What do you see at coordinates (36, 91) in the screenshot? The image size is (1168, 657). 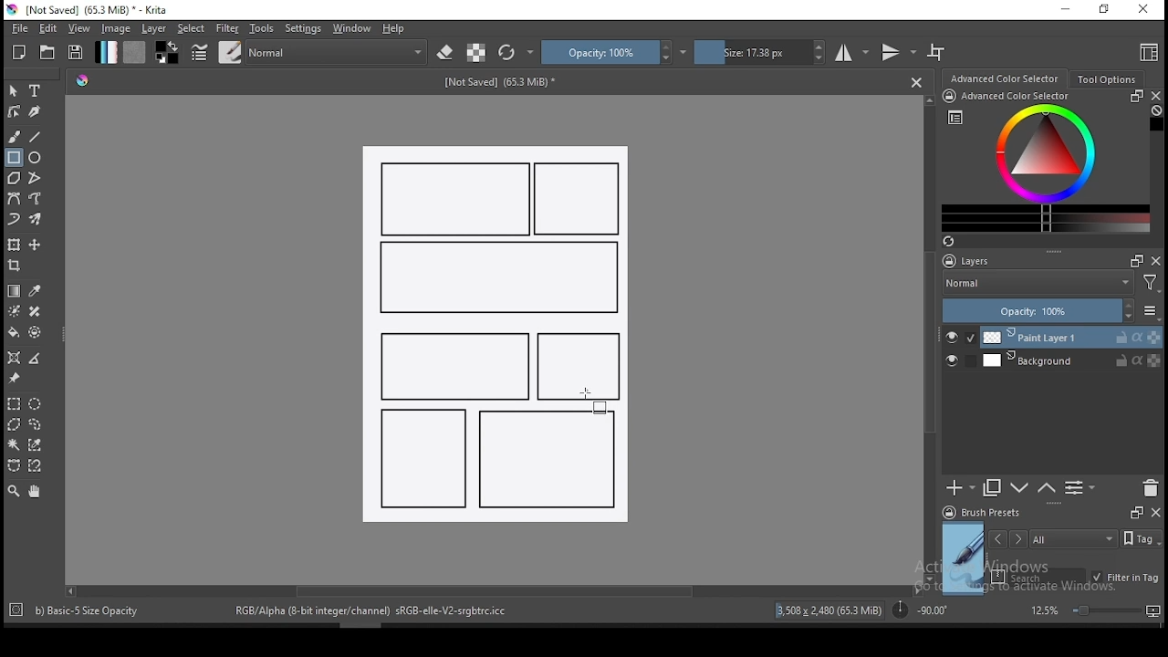 I see `text tool` at bounding box center [36, 91].